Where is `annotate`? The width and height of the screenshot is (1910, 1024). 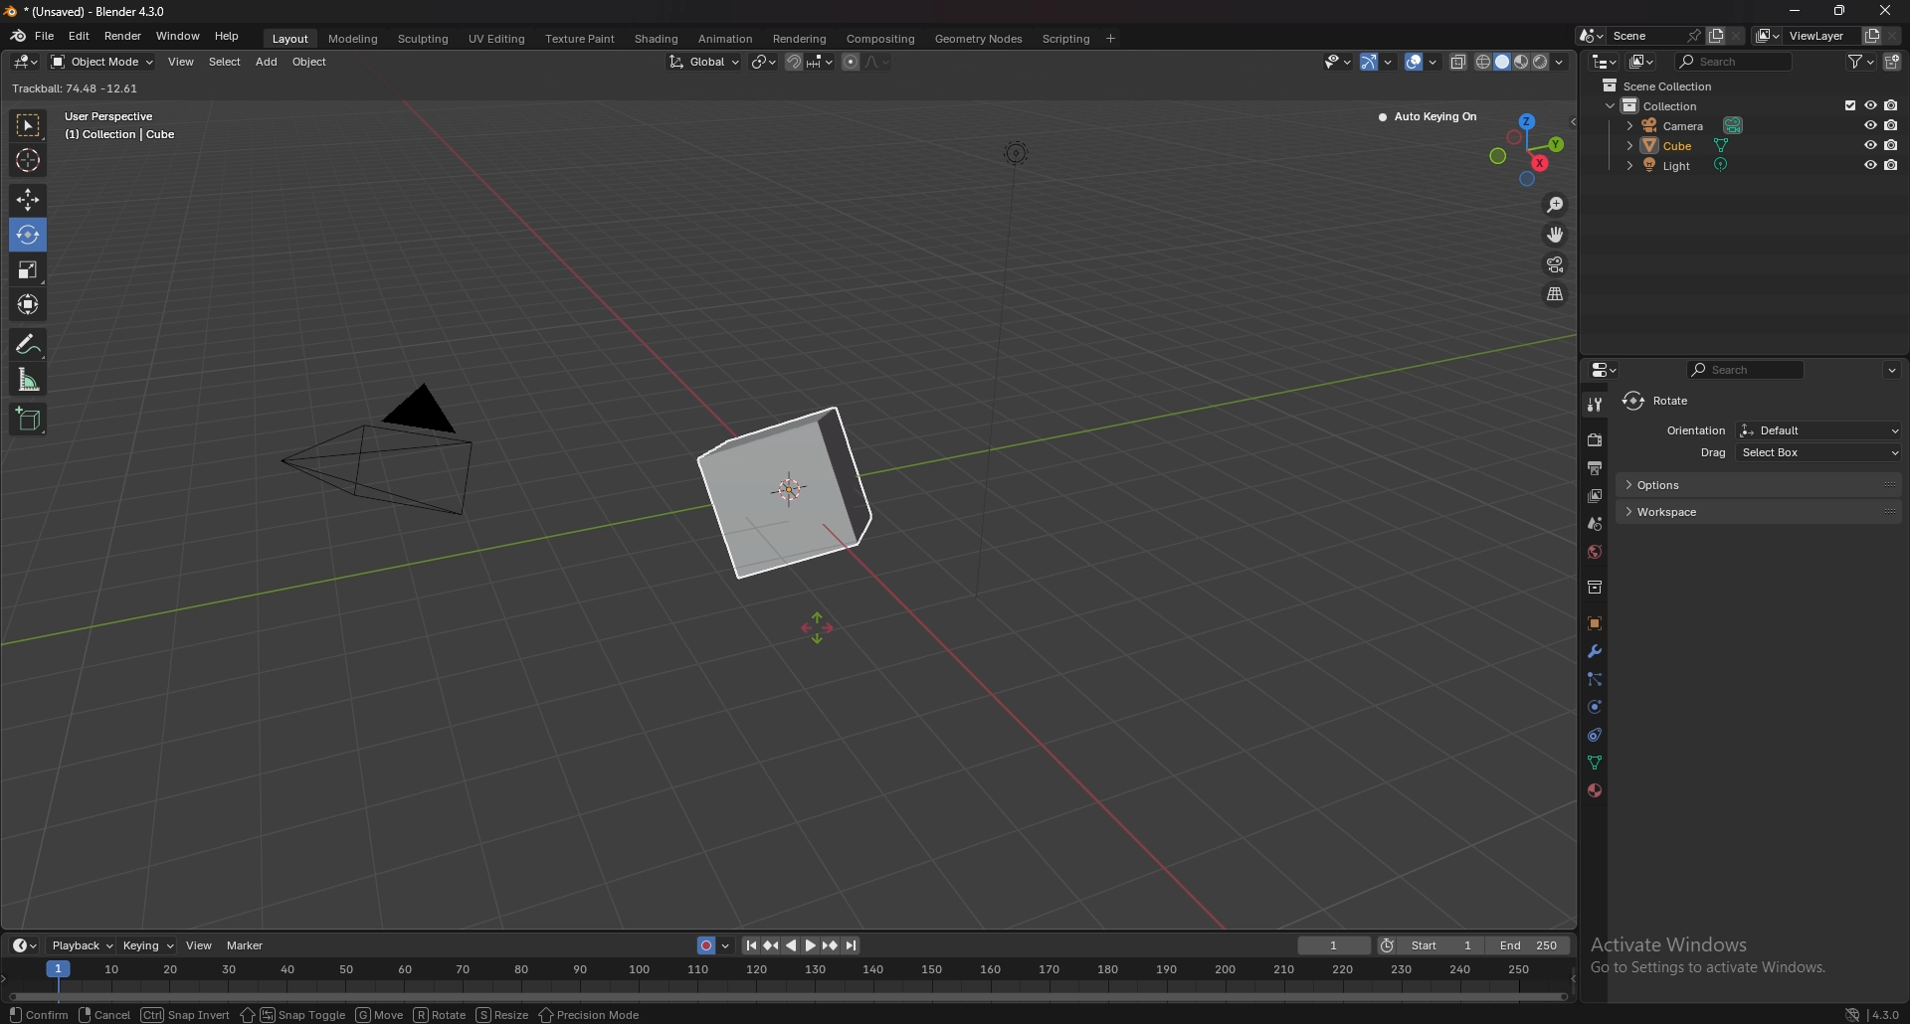 annotate is located at coordinates (31, 343).